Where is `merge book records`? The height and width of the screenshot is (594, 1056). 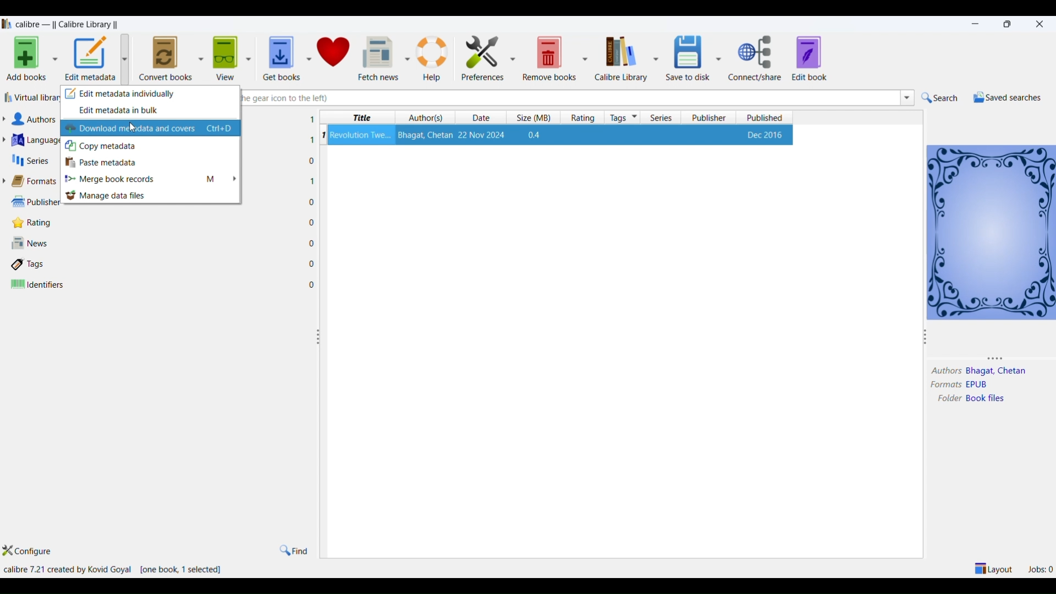
merge book records is located at coordinates (153, 180).